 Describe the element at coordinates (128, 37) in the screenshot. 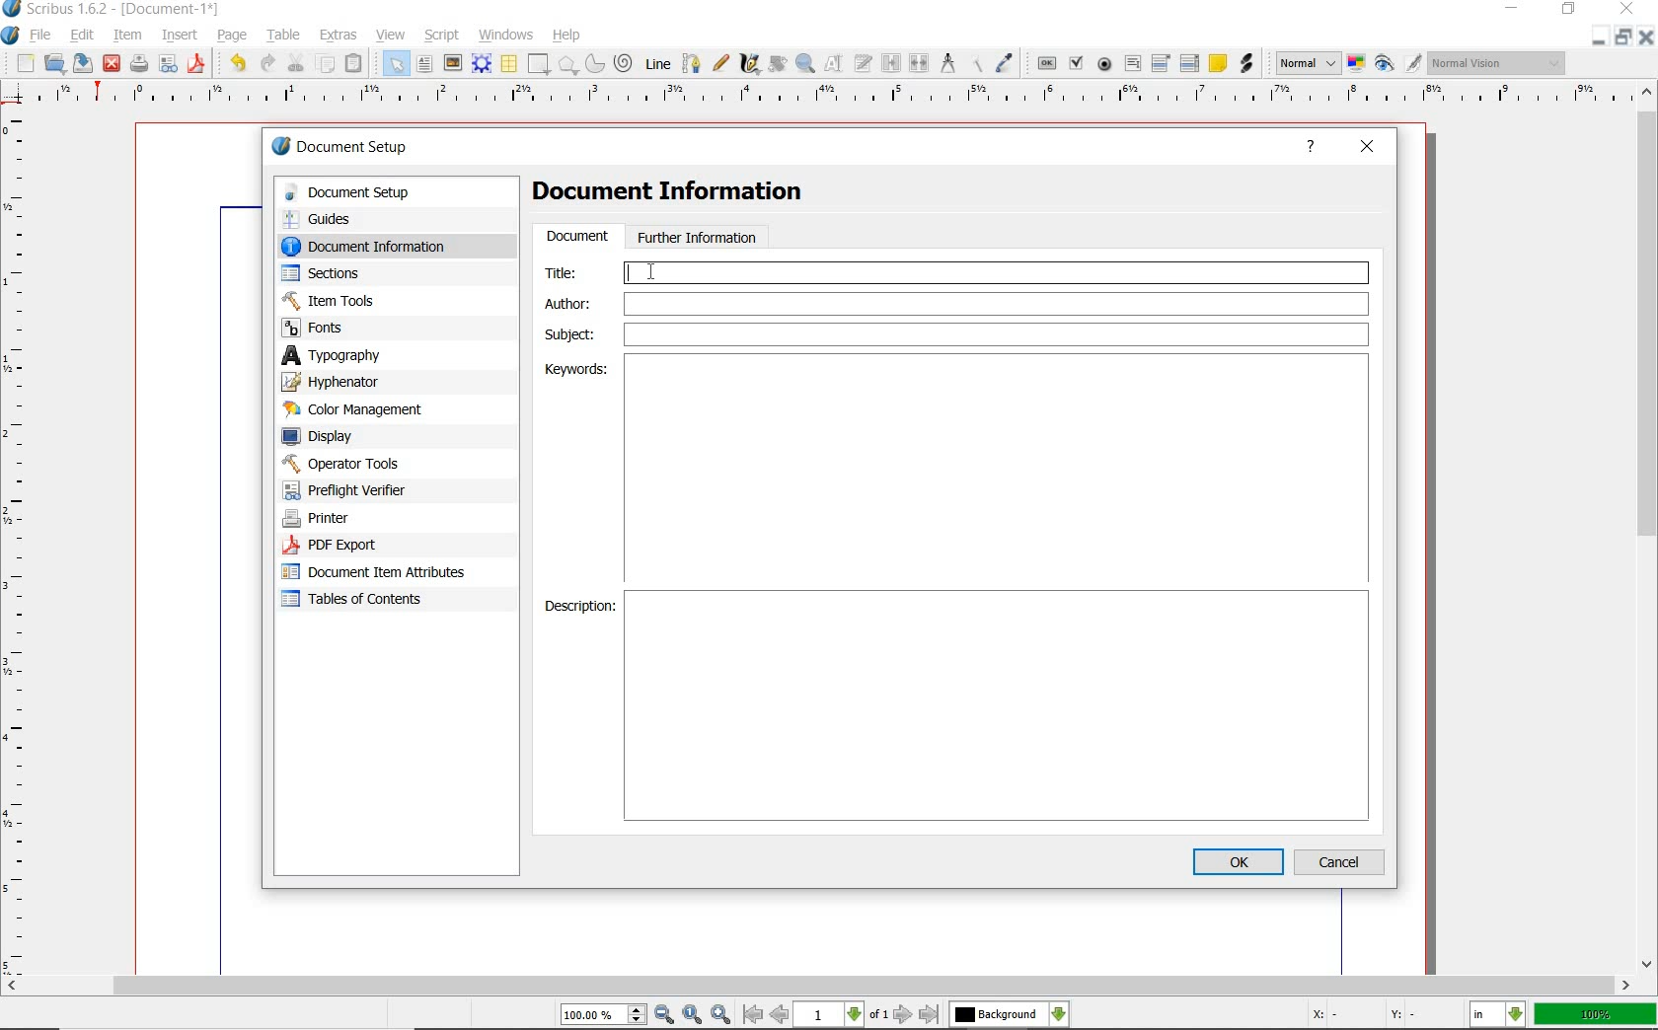

I see `item` at that location.